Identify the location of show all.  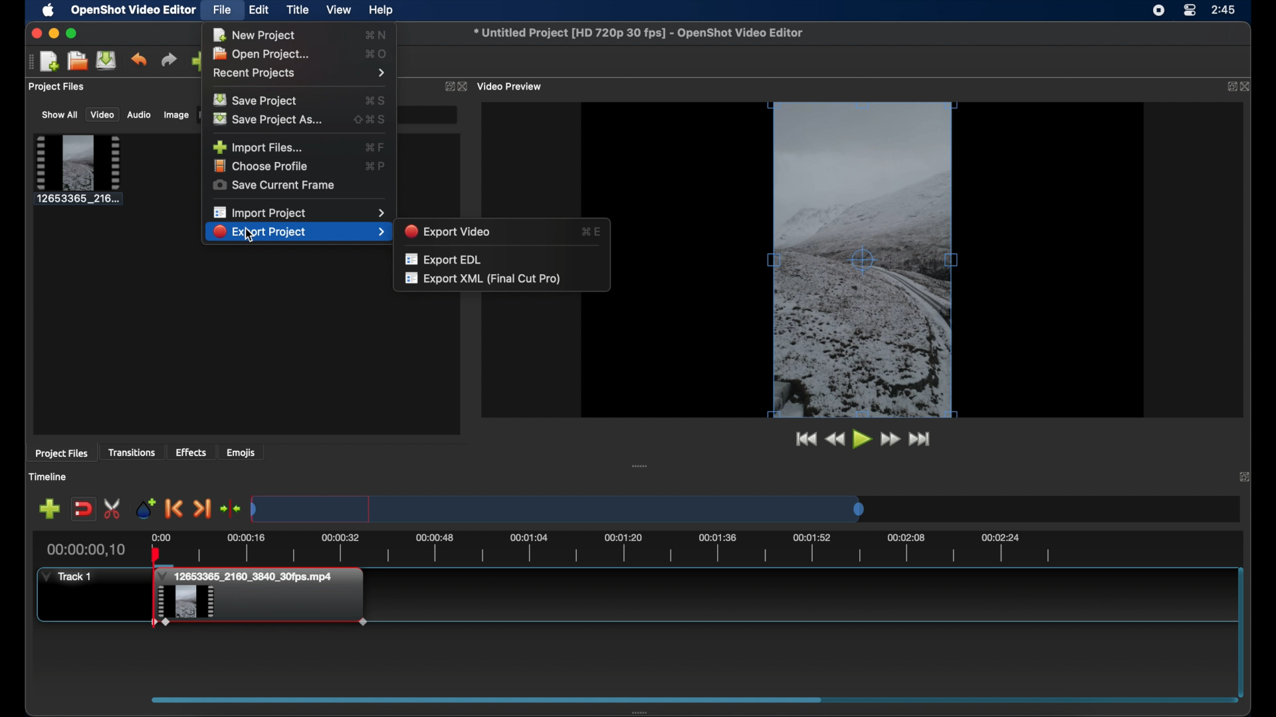
(59, 115).